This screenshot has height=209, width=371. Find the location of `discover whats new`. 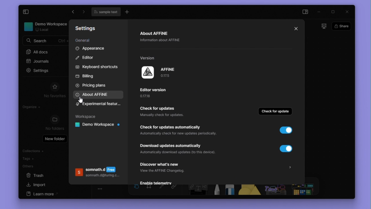

discover whats new is located at coordinates (168, 167).